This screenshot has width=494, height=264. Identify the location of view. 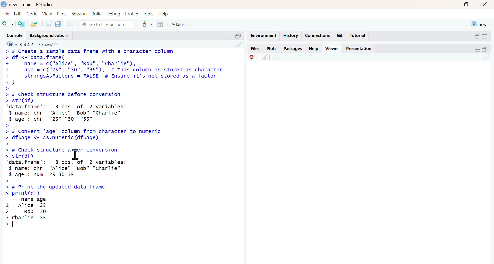
(47, 14).